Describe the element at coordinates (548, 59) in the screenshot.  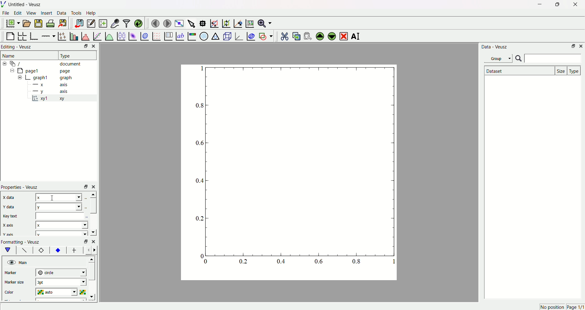
I see `Searchbar` at that location.